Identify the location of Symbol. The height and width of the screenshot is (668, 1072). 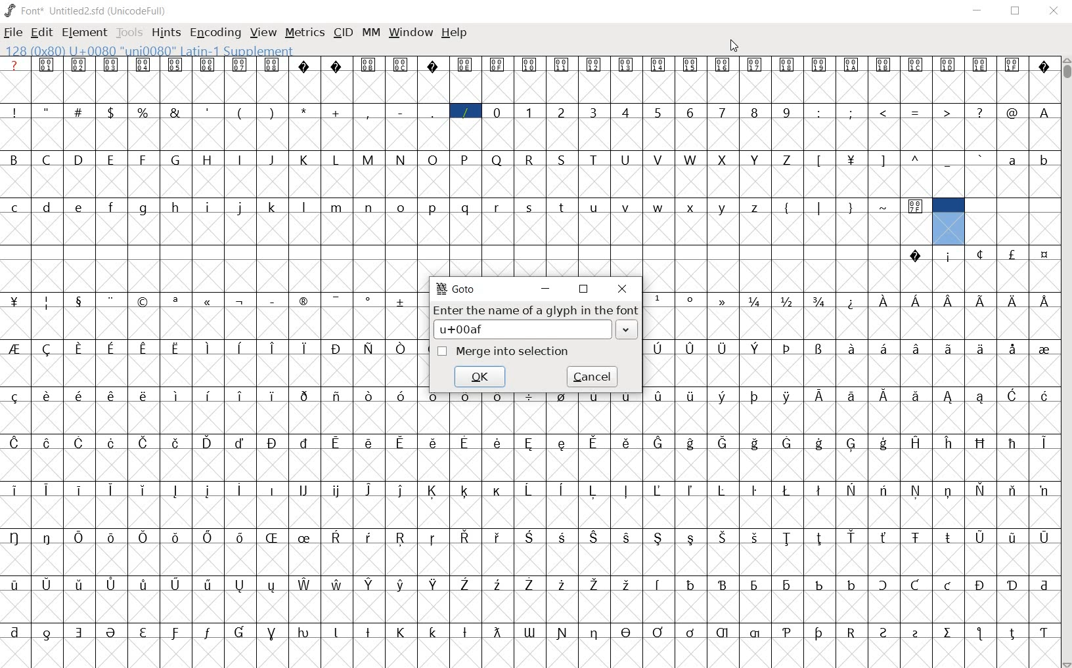
(883, 347).